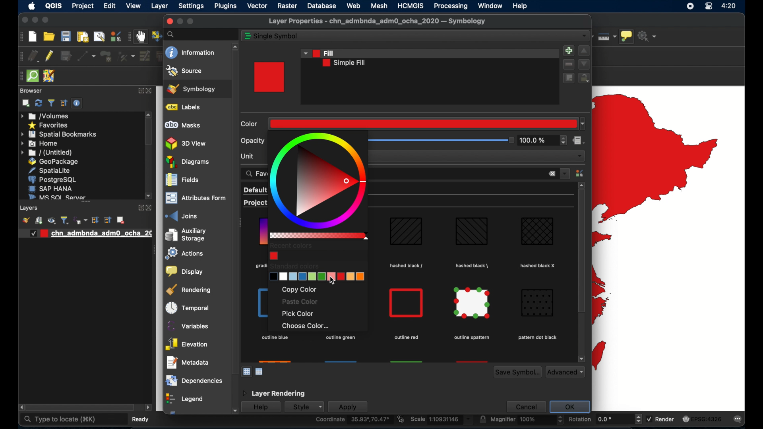  I want to click on color, so click(250, 124).